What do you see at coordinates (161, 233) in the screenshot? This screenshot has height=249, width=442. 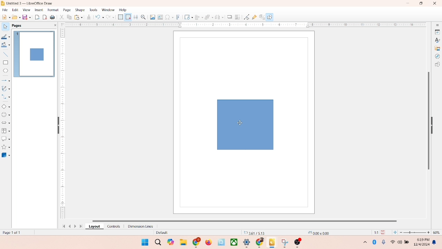 I see `default` at bounding box center [161, 233].